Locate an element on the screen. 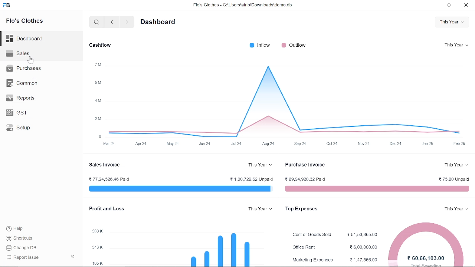  This Year v is located at coordinates (259, 209).